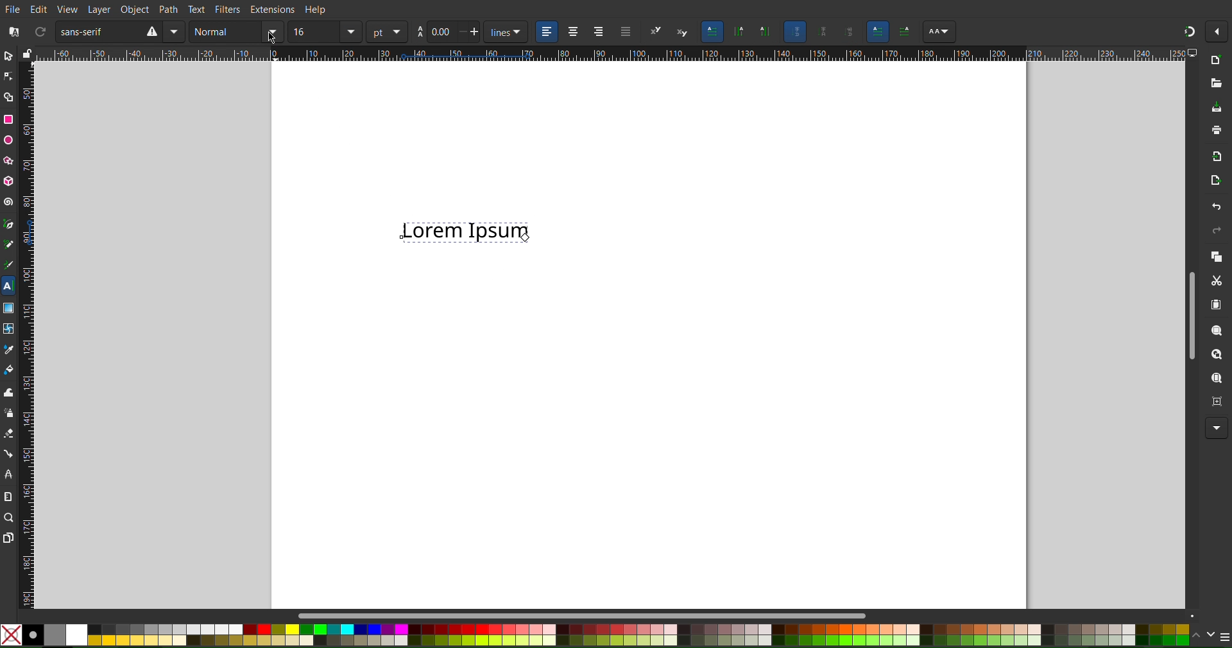  Describe the element at coordinates (1217, 282) in the screenshot. I see `Cut` at that location.